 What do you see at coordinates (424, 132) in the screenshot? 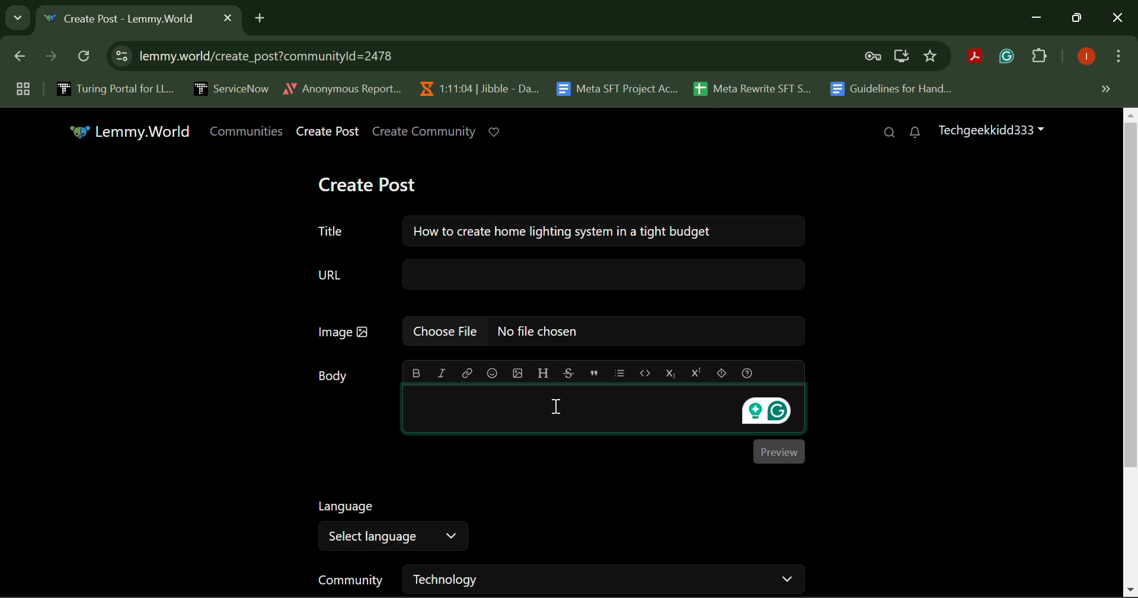
I see `Create Community` at bounding box center [424, 132].